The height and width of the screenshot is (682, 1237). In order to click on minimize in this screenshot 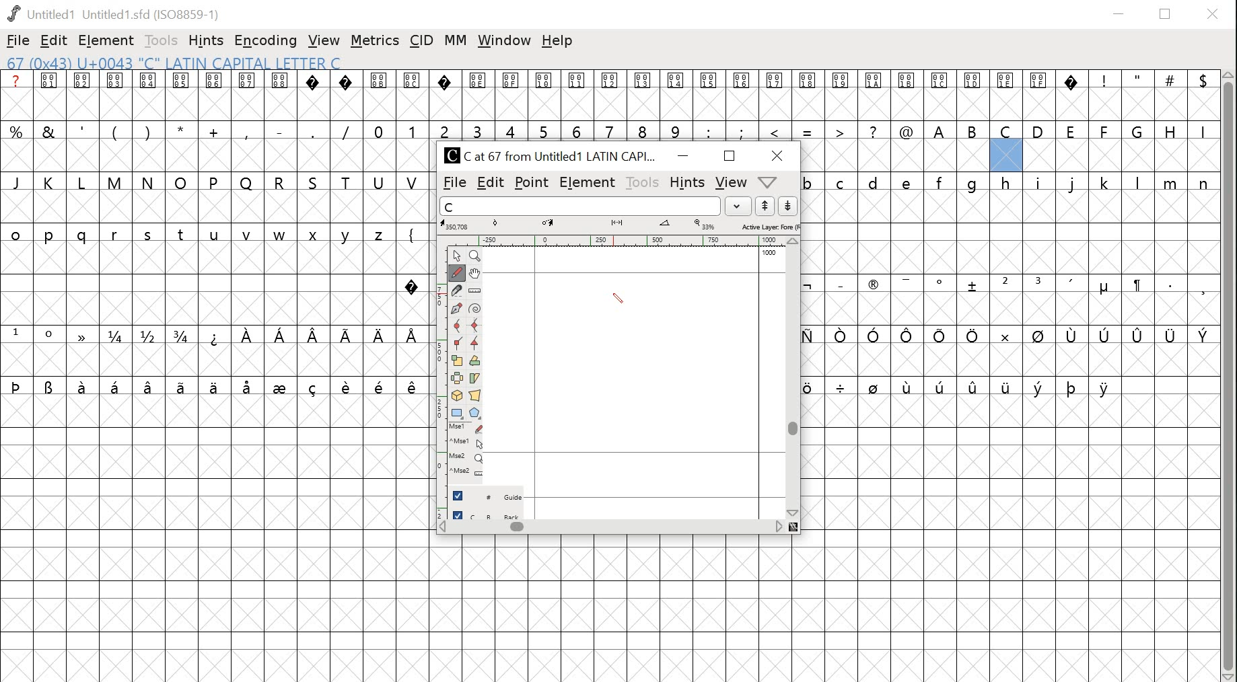, I will do `click(1121, 12)`.